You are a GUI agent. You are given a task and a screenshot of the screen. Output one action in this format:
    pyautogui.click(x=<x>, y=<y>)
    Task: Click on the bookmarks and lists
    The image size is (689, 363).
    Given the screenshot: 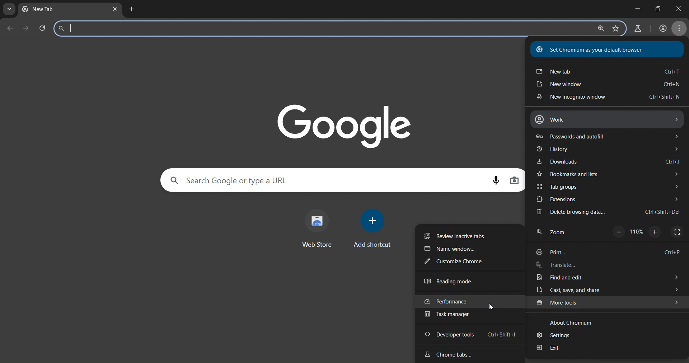 What is the action you would take?
    pyautogui.click(x=607, y=175)
    